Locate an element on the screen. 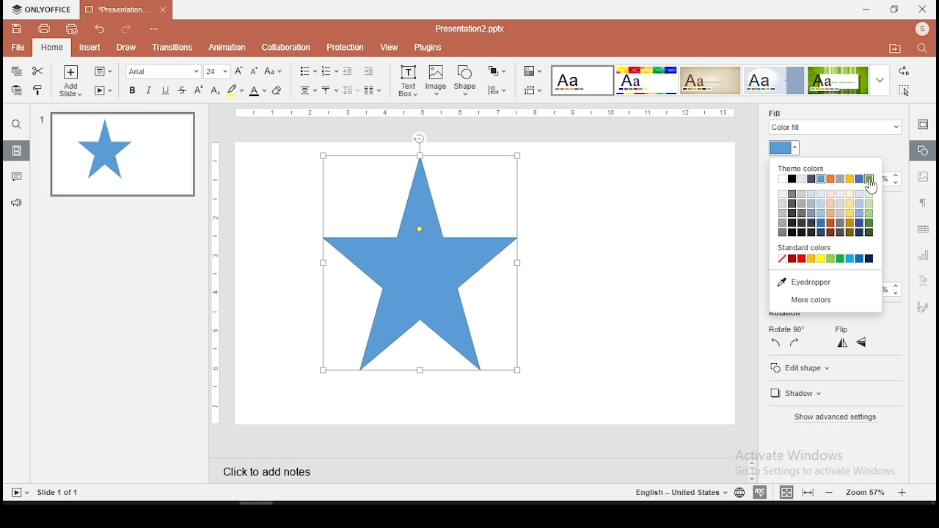 The width and height of the screenshot is (939, 528). flip horizontal is located at coordinates (842, 342).